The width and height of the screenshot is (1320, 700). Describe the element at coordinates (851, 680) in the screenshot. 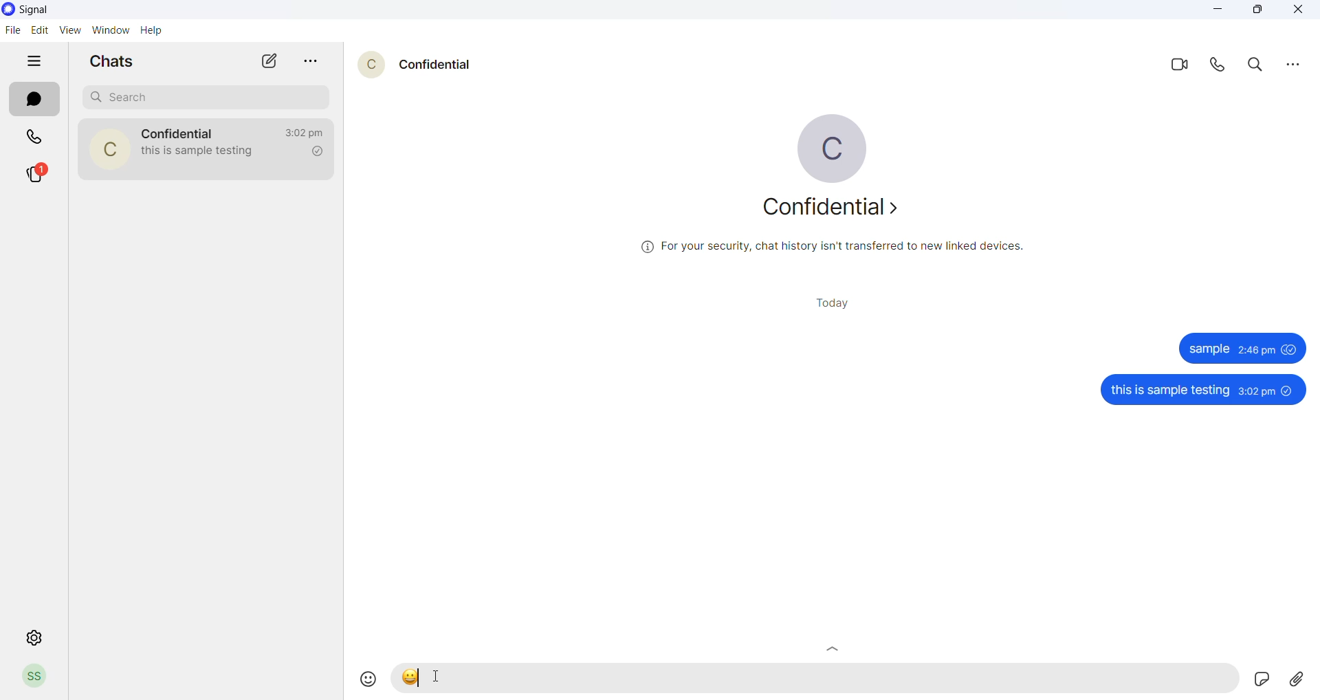

I see `message text area` at that location.